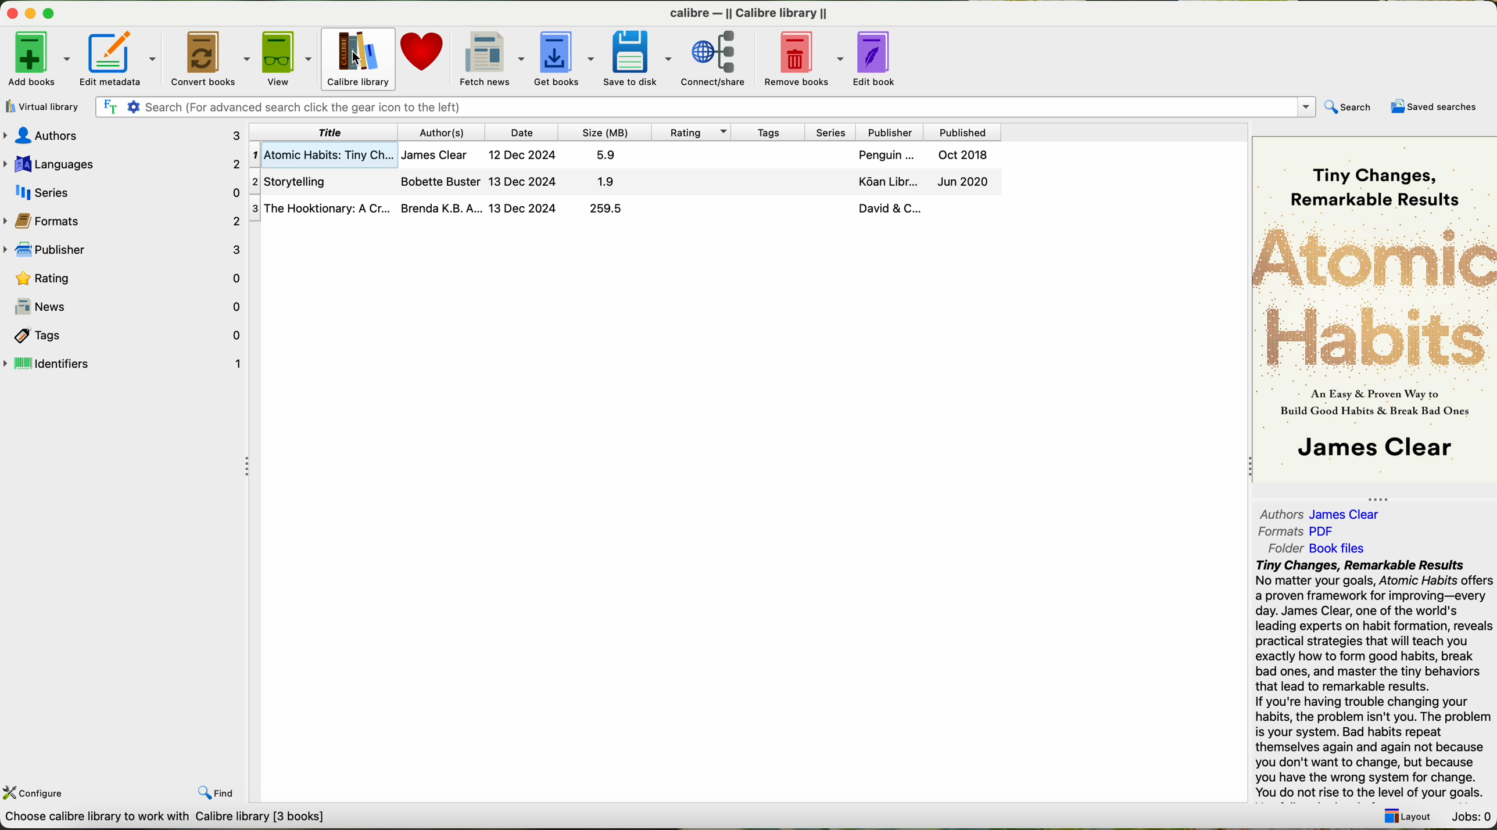  Describe the element at coordinates (963, 131) in the screenshot. I see `published` at that location.